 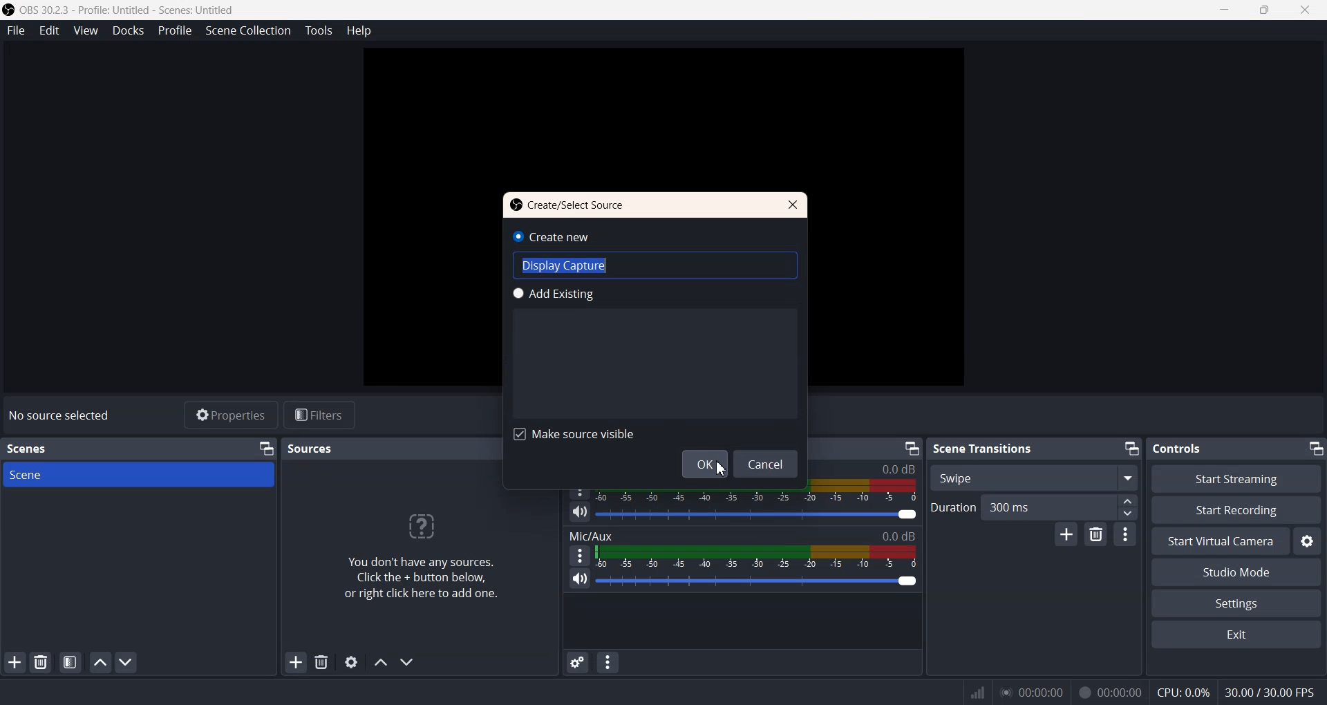 What do you see at coordinates (1065, 535) in the screenshot?
I see `Add Configurable transition` at bounding box center [1065, 535].